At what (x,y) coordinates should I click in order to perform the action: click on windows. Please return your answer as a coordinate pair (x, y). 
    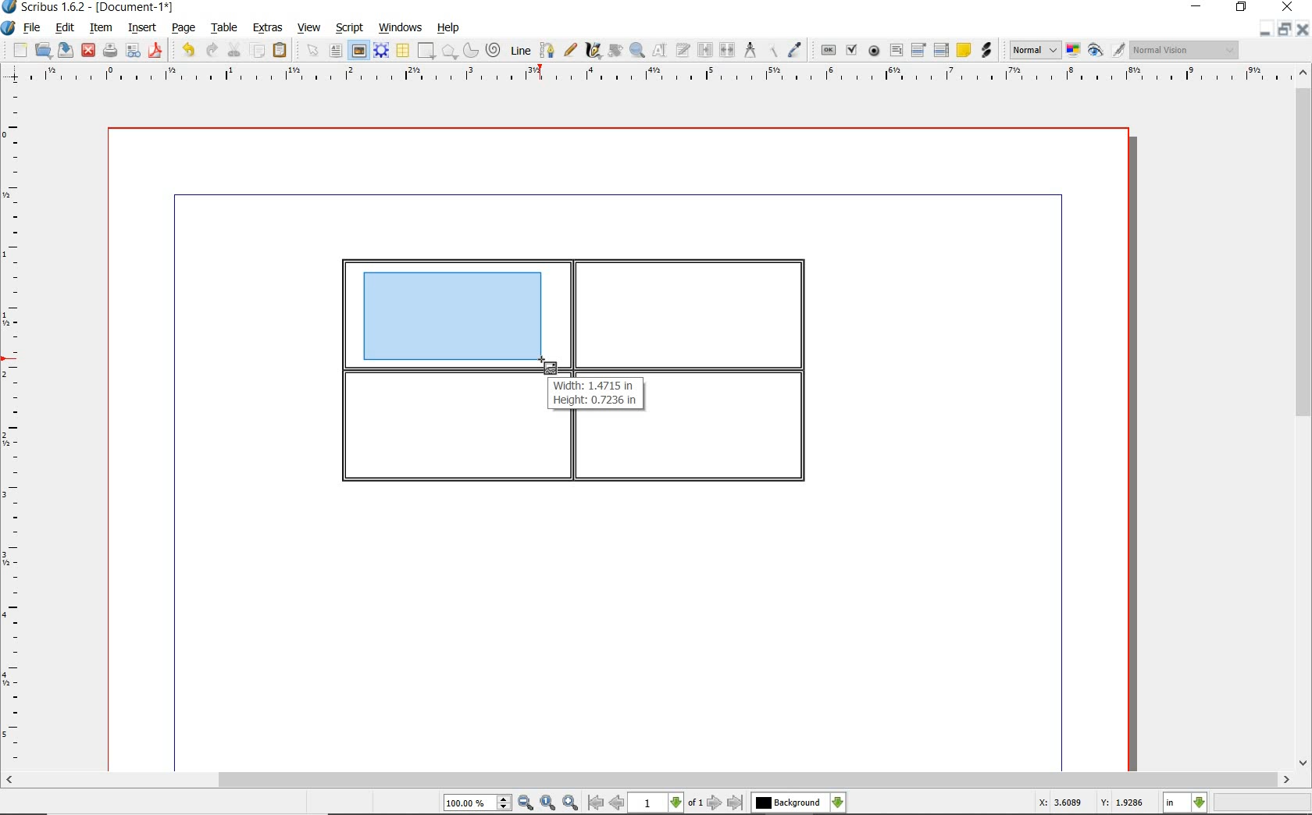
    Looking at the image, I should click on (400, 28).